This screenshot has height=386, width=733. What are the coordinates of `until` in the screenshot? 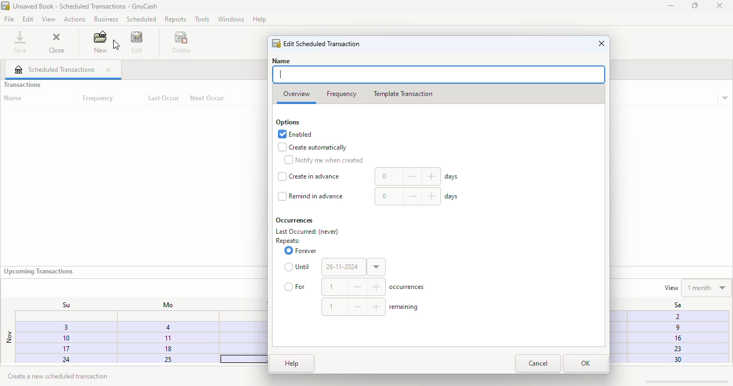 It's located at (298, 267).